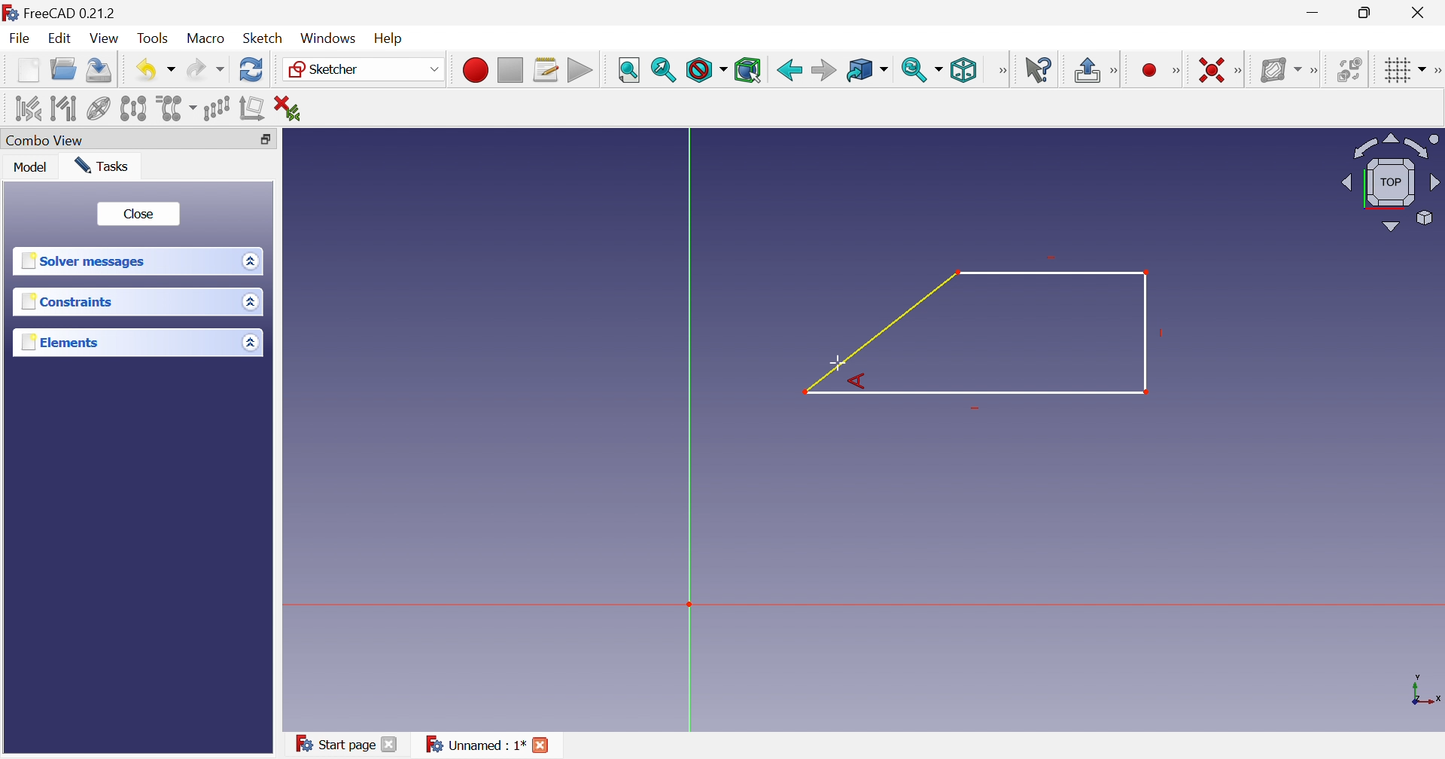 Image resolution: width=1445 pixels, height=759 pixels. What do you see at coordinates (204, 72) in the screenshot?
I see `Redo` at bounding box center [204, 72].